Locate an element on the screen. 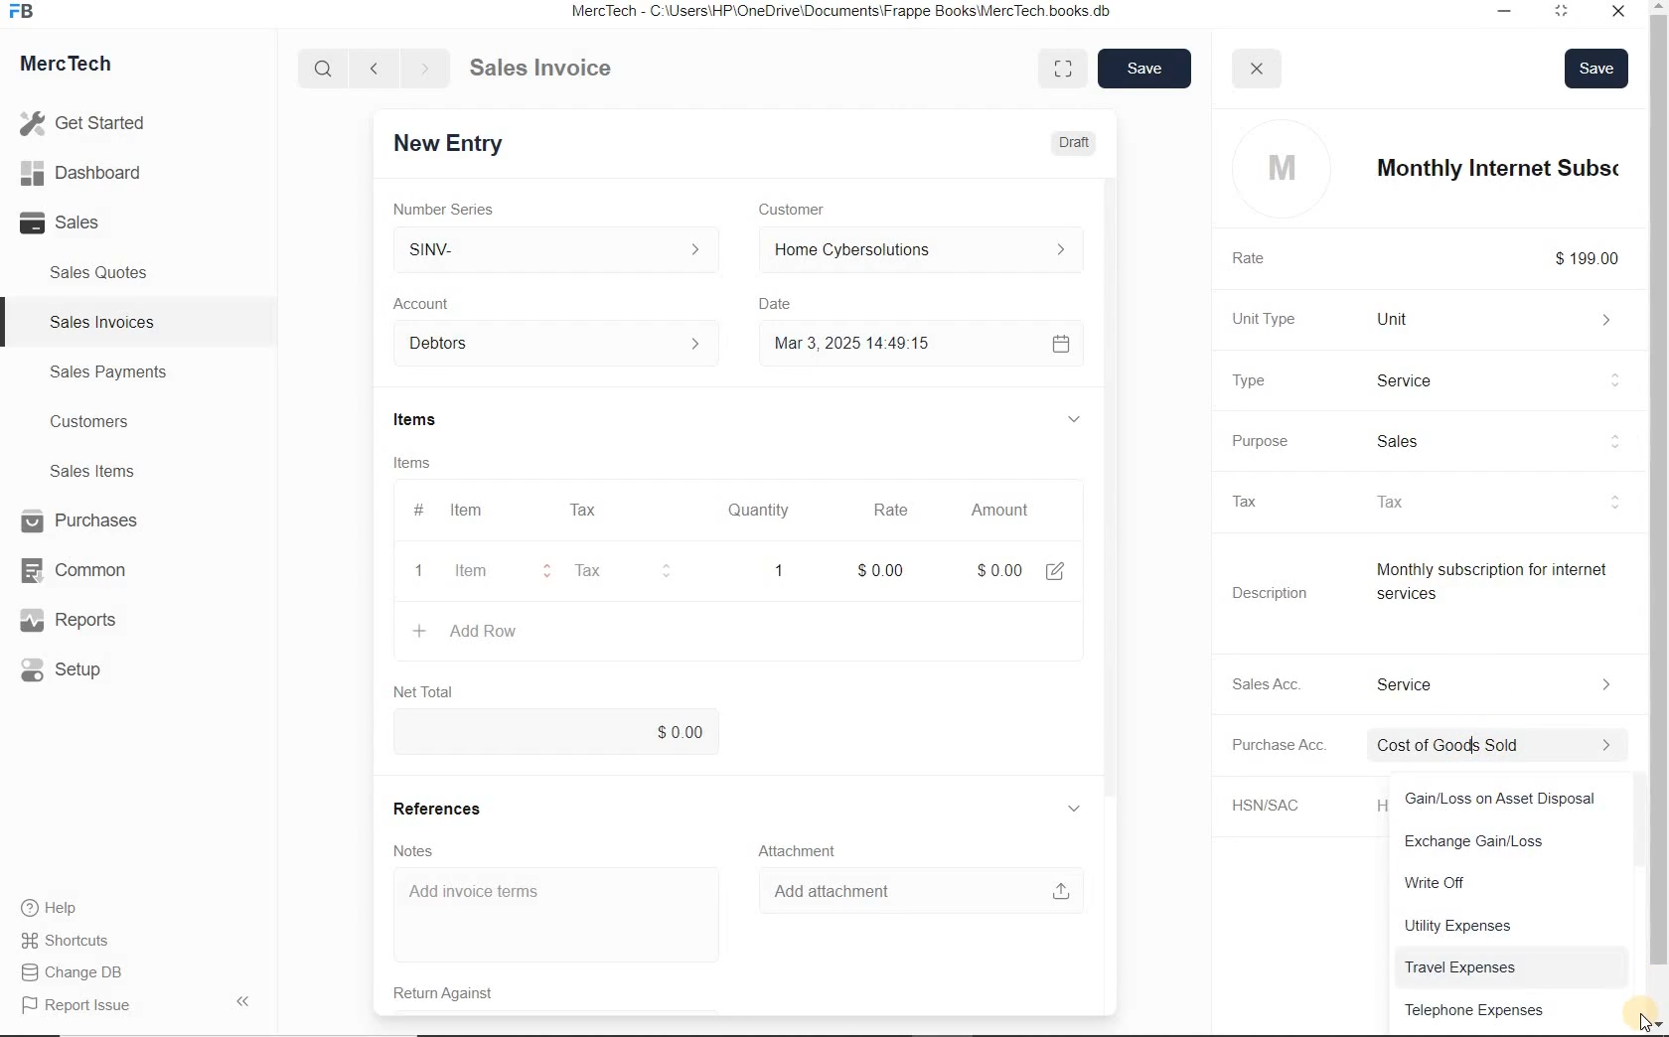 Image resolution: width=1669 pixels, height=1037 pixels. $199 is located at coordinates (1600, 258).